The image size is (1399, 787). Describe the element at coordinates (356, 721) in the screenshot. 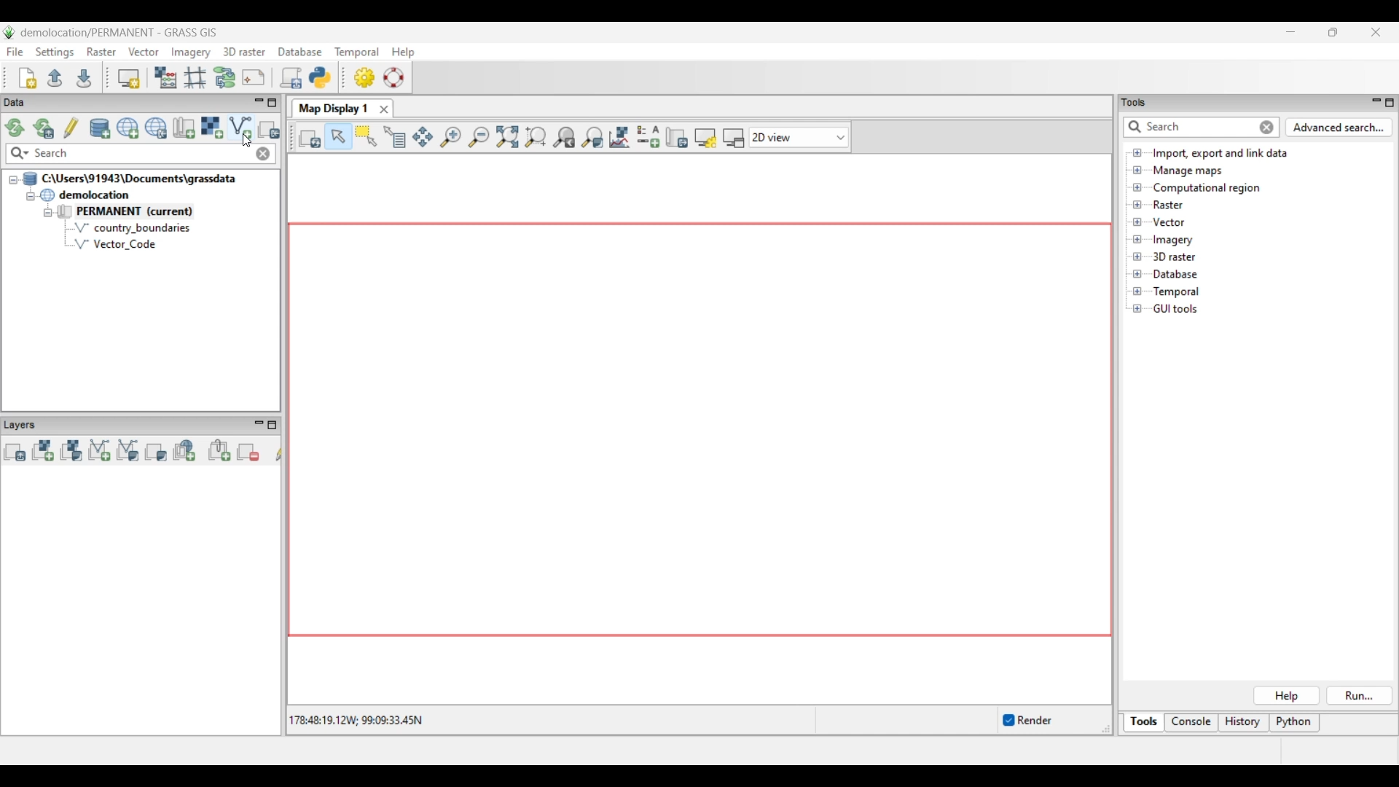

I see `Co-ordinates of the cursor within the display area` at that location.